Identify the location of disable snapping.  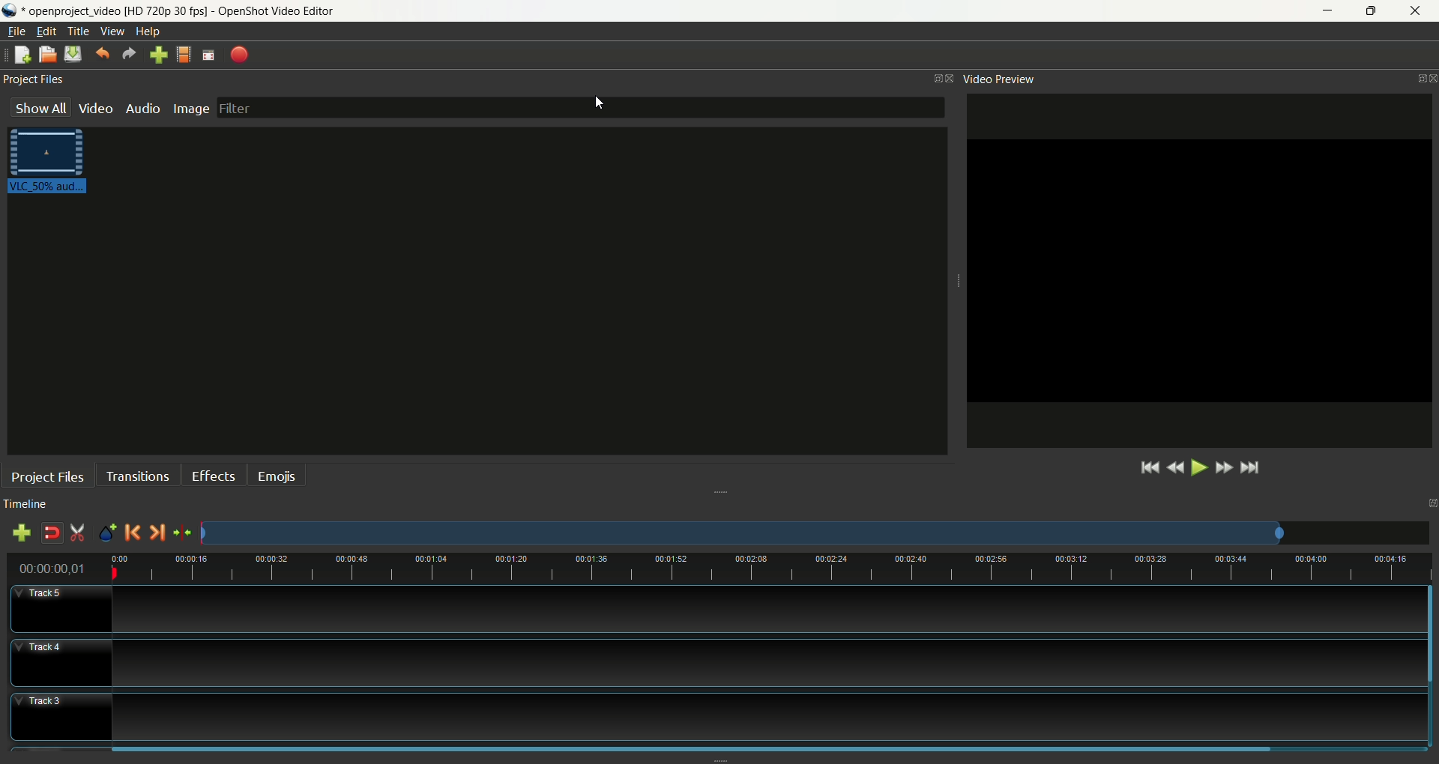
(52, 533).